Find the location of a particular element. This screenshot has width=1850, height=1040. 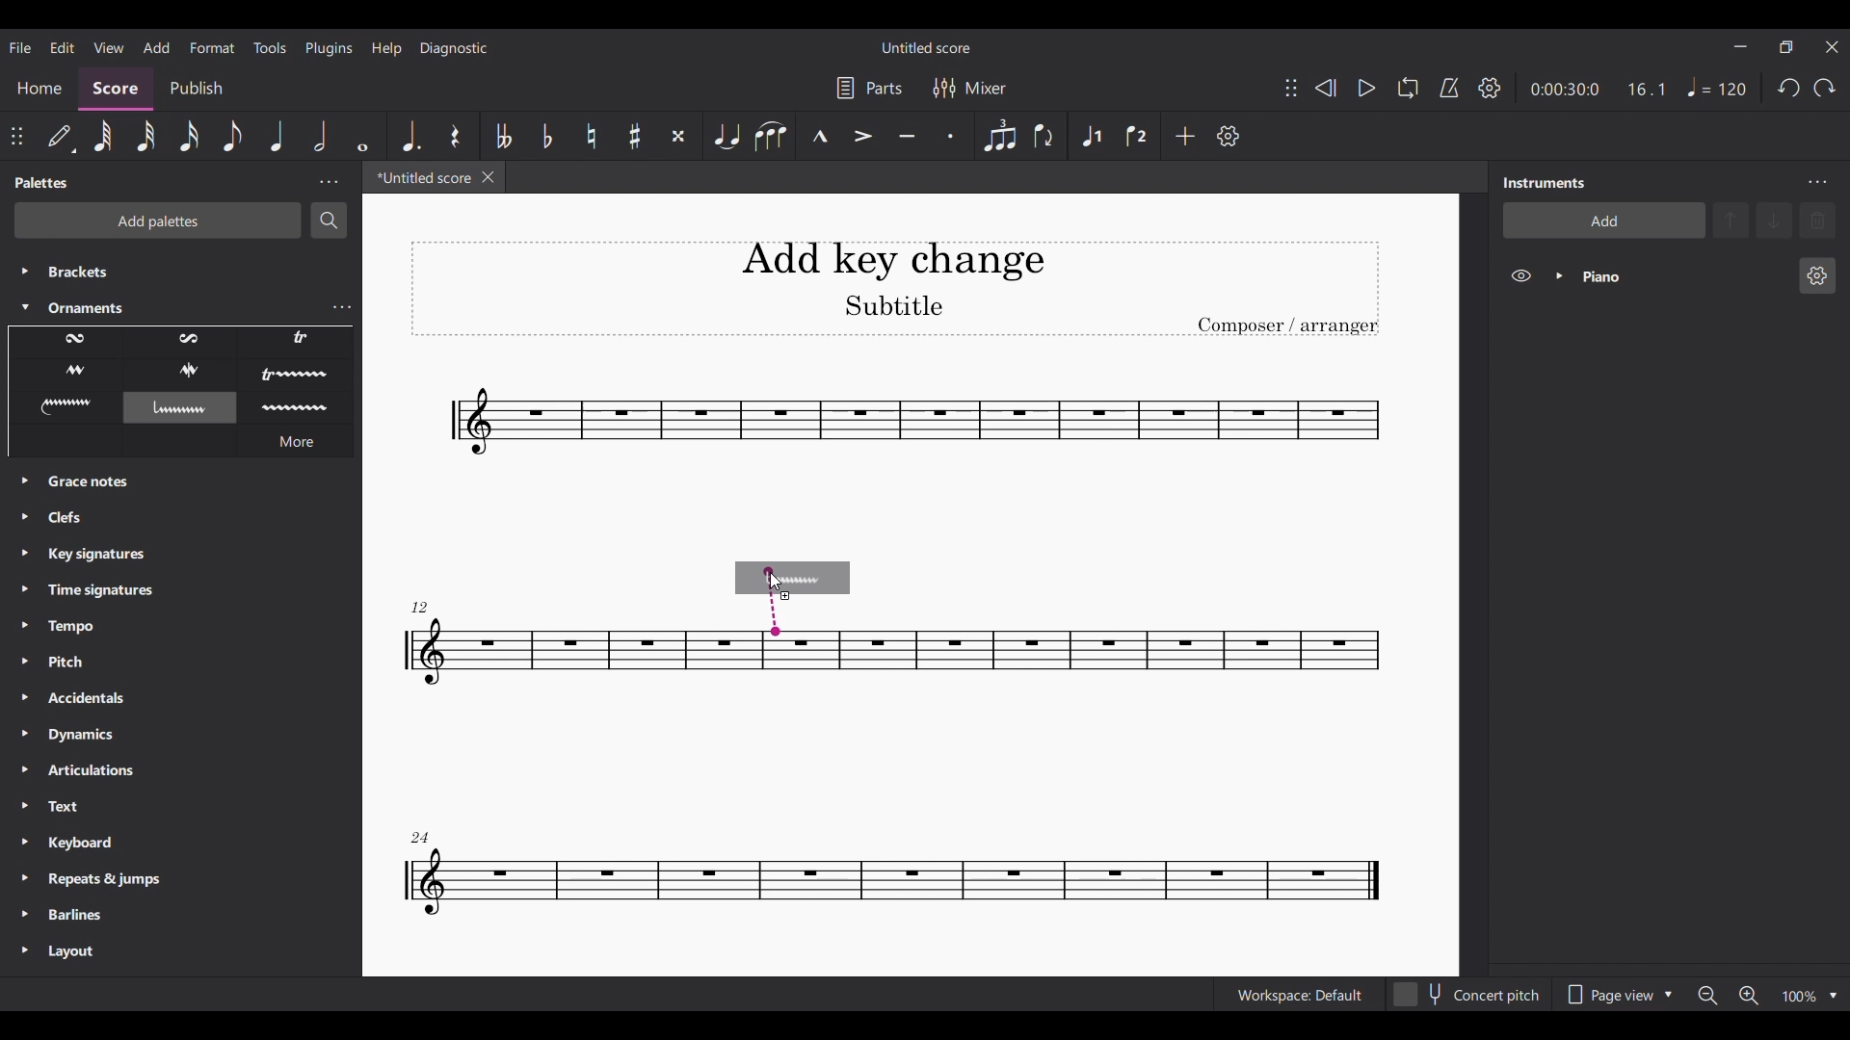

Panel title is located at coordinates (42, 182).